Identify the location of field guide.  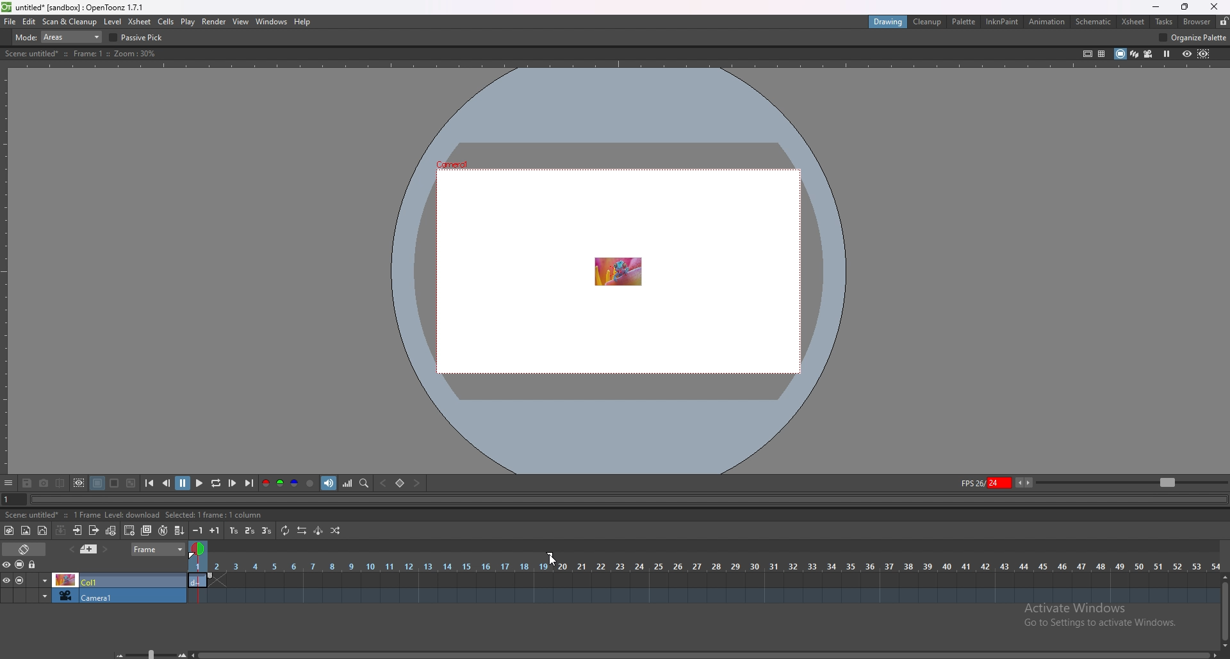
(1102, 54).